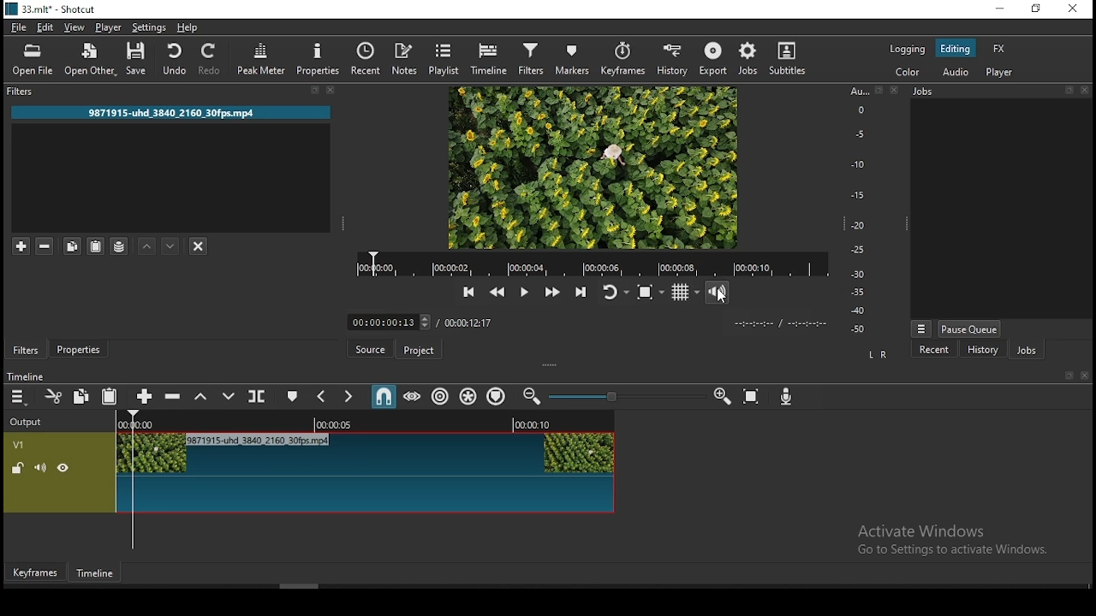  Describe the element at coordinates (496, 292) in the screenshot. I see `play quickly backward` at that location.